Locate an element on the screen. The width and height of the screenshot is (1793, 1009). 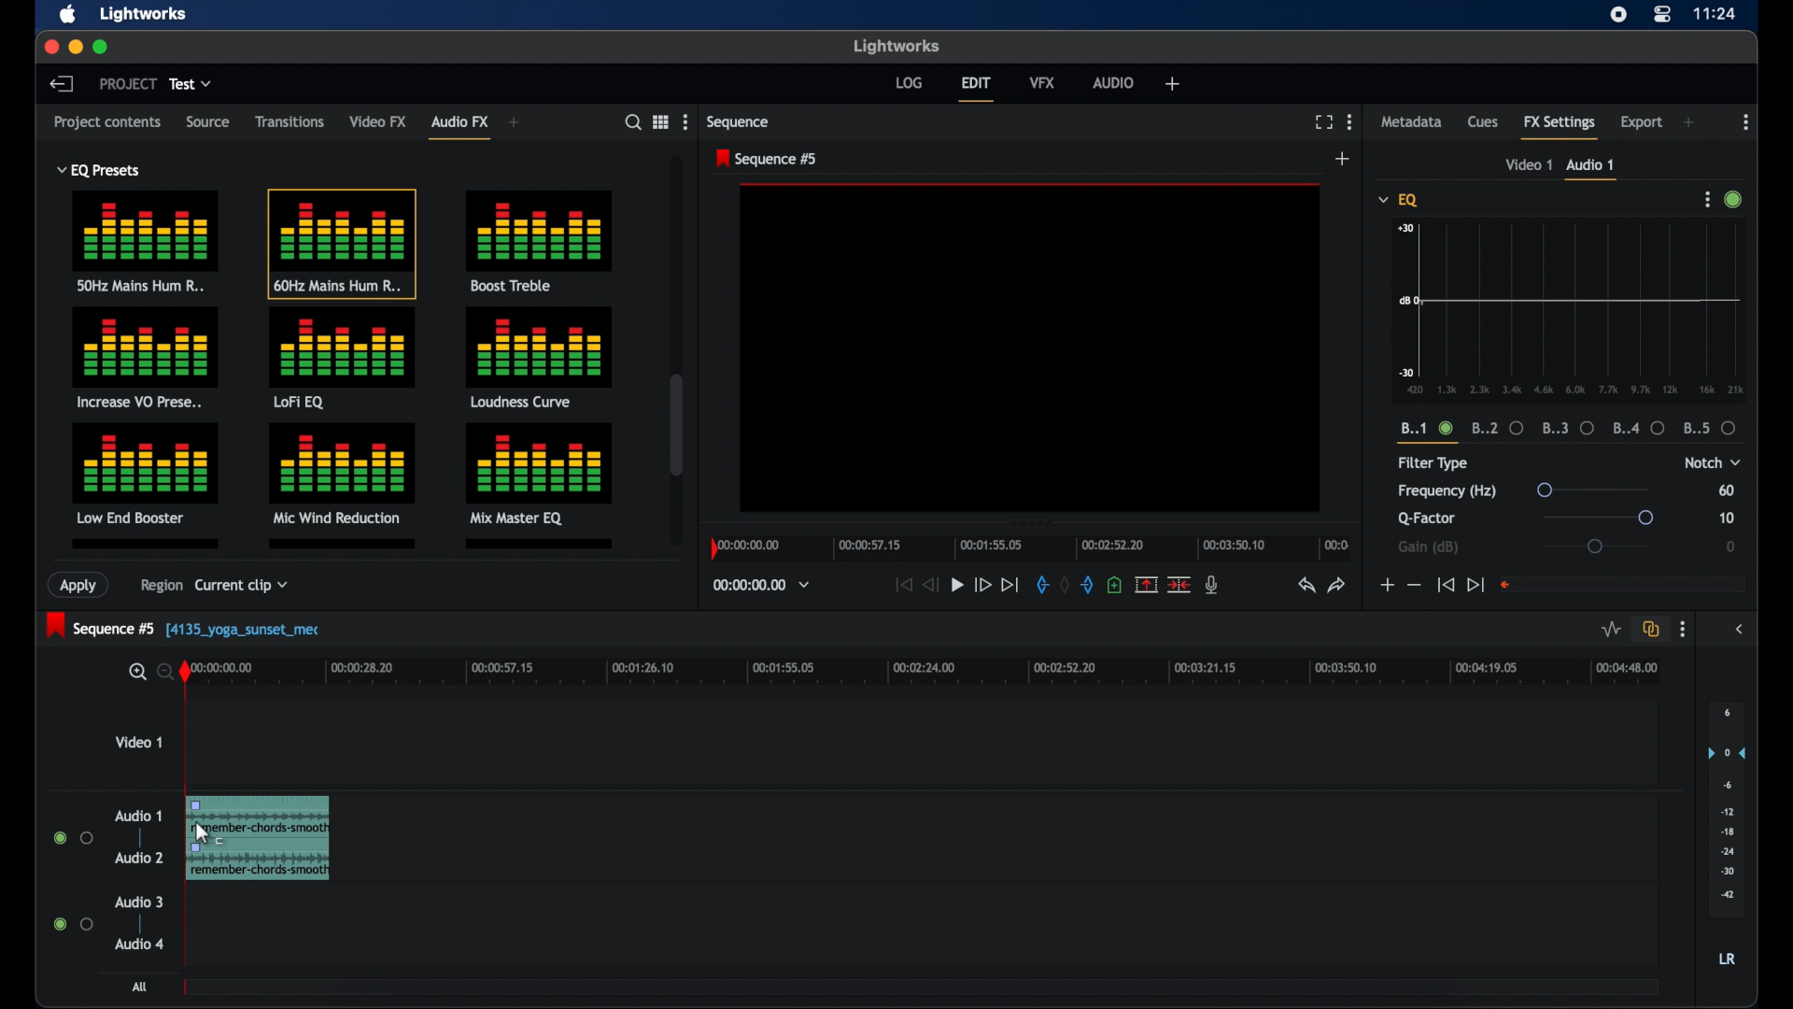
audio fx is located at coordinates (459, 126).